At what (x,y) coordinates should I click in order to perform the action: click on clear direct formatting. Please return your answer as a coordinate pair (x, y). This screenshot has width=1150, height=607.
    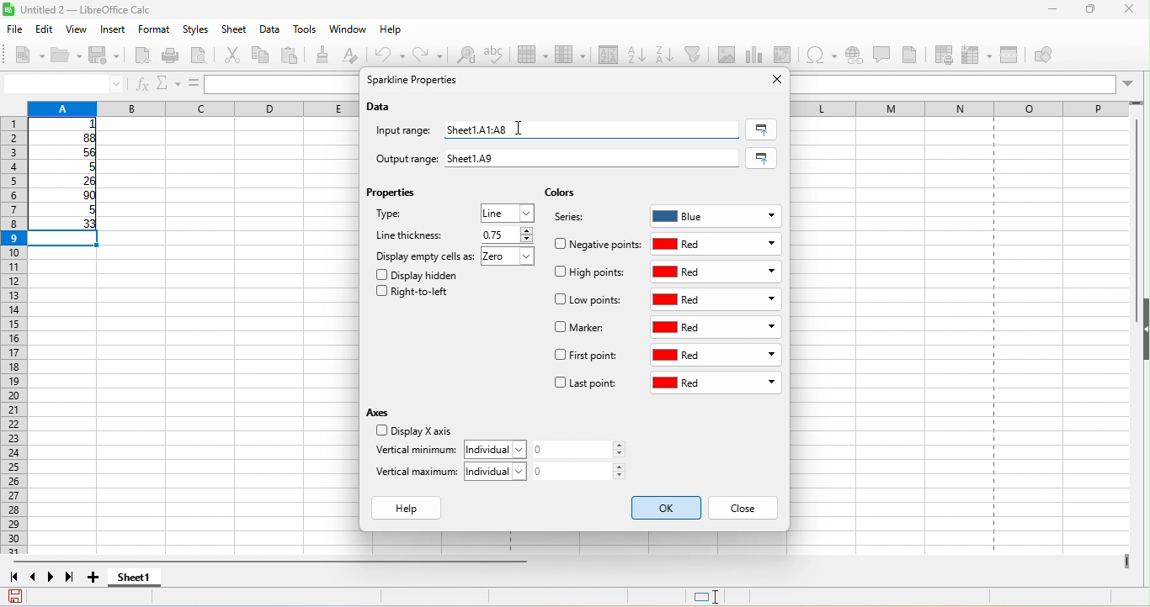
    Looking at the image, I should click on (354, 55).